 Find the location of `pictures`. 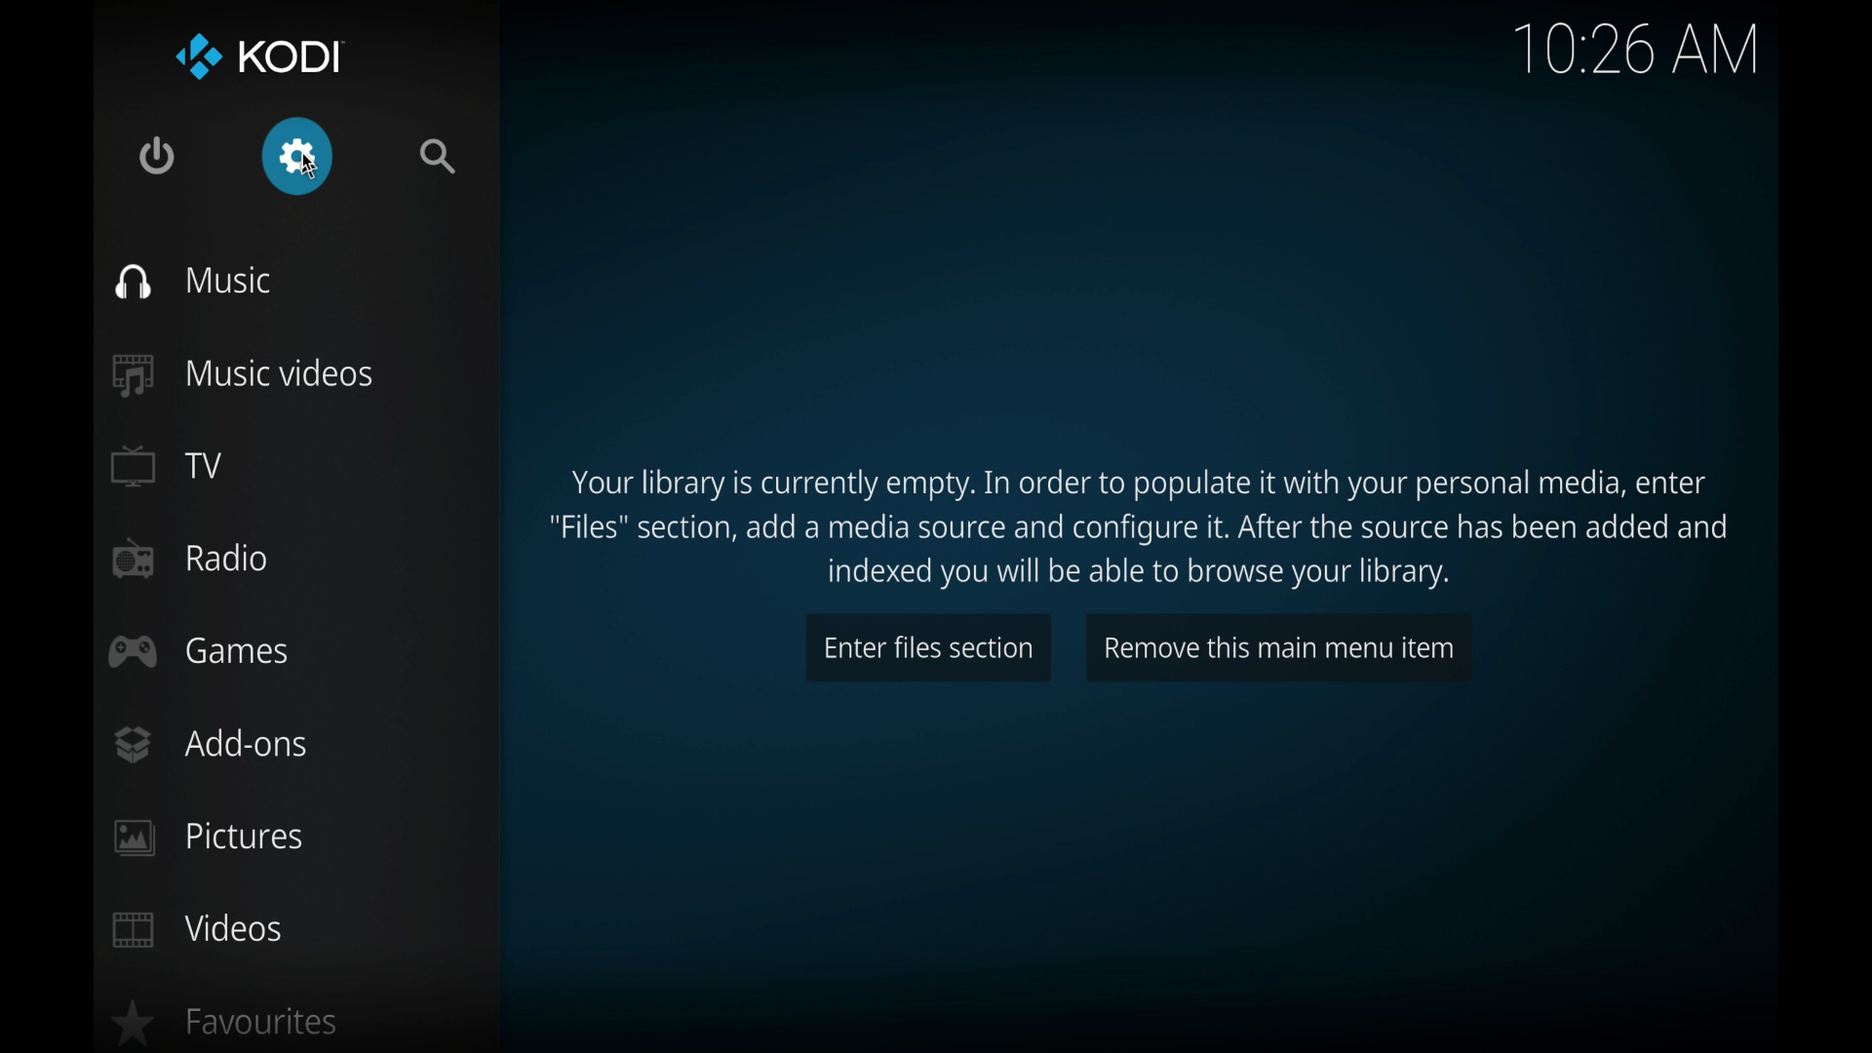

pictures is located at coordinates (209, 838).